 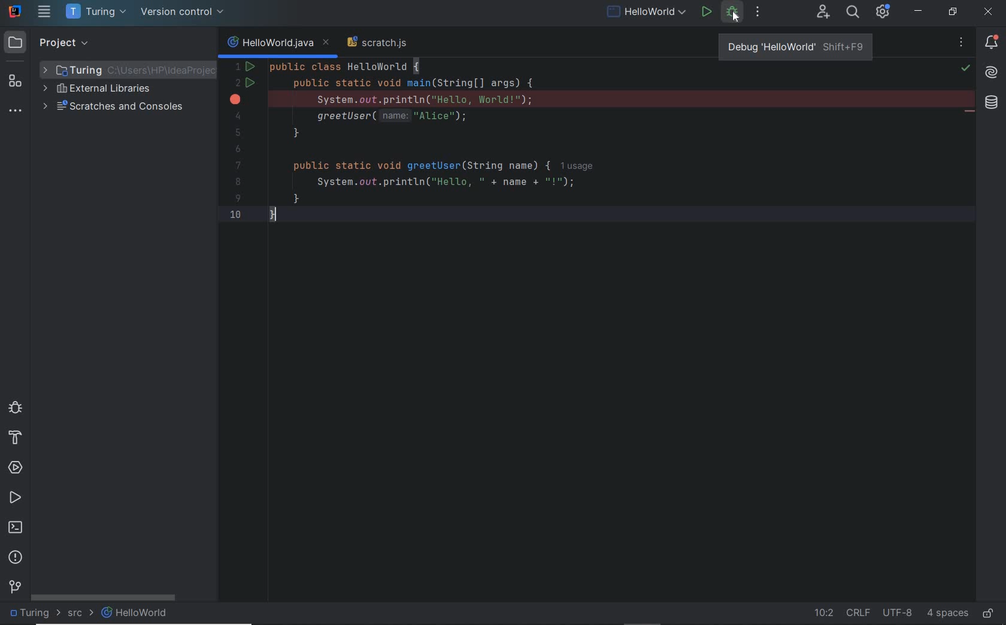 I want to click on IDE and Project settings, so click(x=883, y=12).